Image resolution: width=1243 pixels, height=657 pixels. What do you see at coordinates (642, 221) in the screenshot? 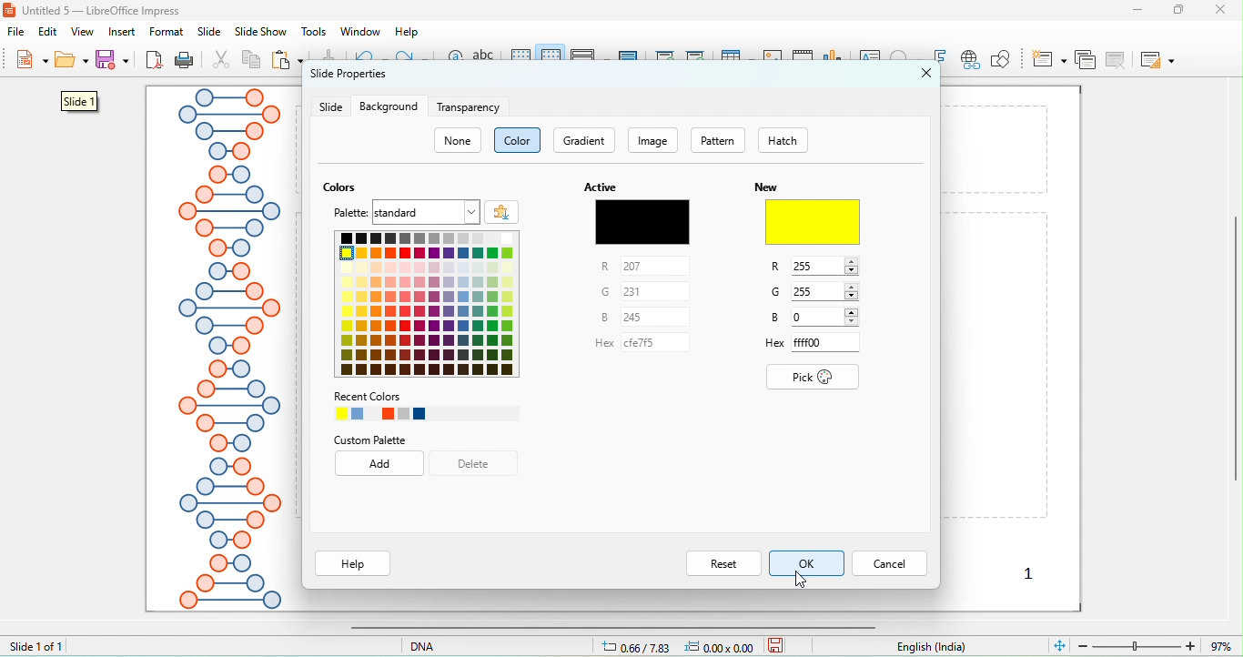
I see `black` at bounding box center [642, 221].